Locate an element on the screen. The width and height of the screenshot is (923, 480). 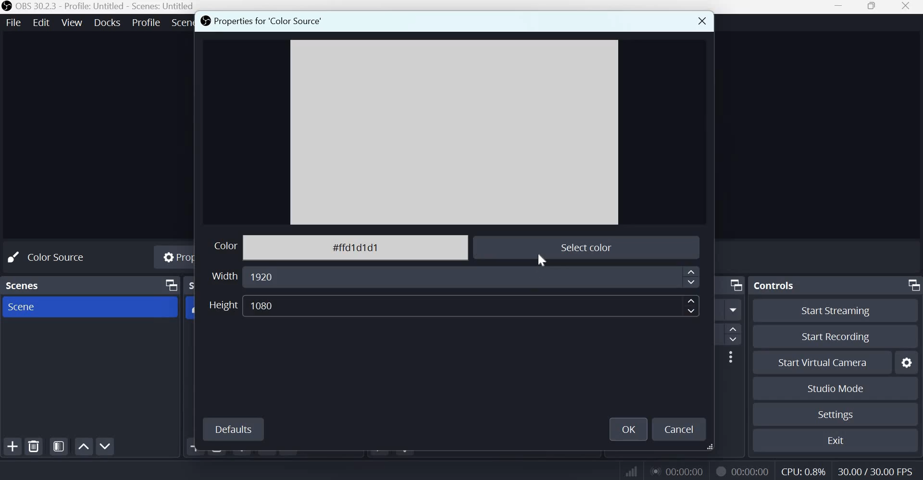
Dock Options icon is located at coordinates (911, 284).